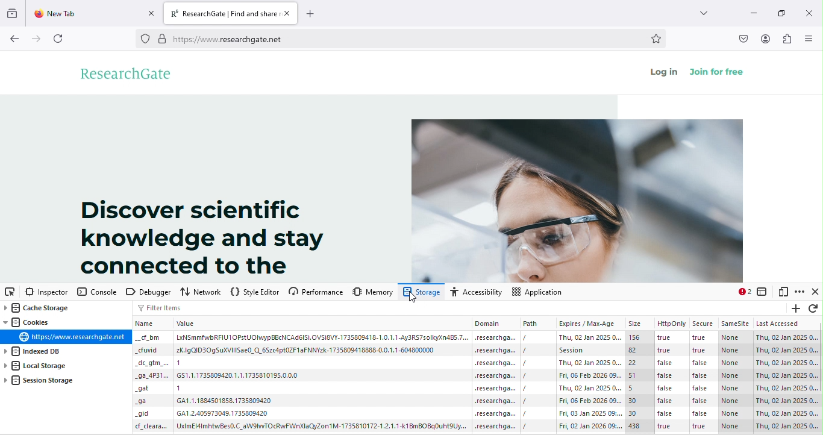 Image resolution: width=823 pixels, height=435 pixels. I want to click on value, so click(322, 337).